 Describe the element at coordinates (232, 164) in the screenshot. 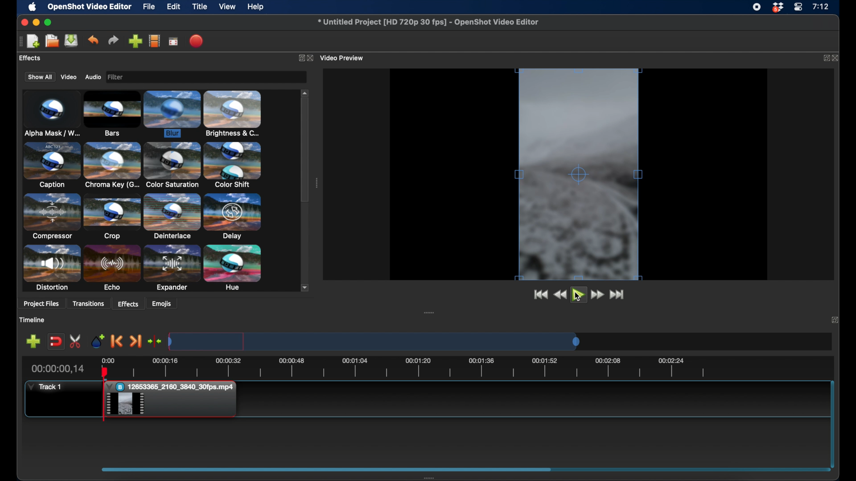

I see `color shift` at that location.